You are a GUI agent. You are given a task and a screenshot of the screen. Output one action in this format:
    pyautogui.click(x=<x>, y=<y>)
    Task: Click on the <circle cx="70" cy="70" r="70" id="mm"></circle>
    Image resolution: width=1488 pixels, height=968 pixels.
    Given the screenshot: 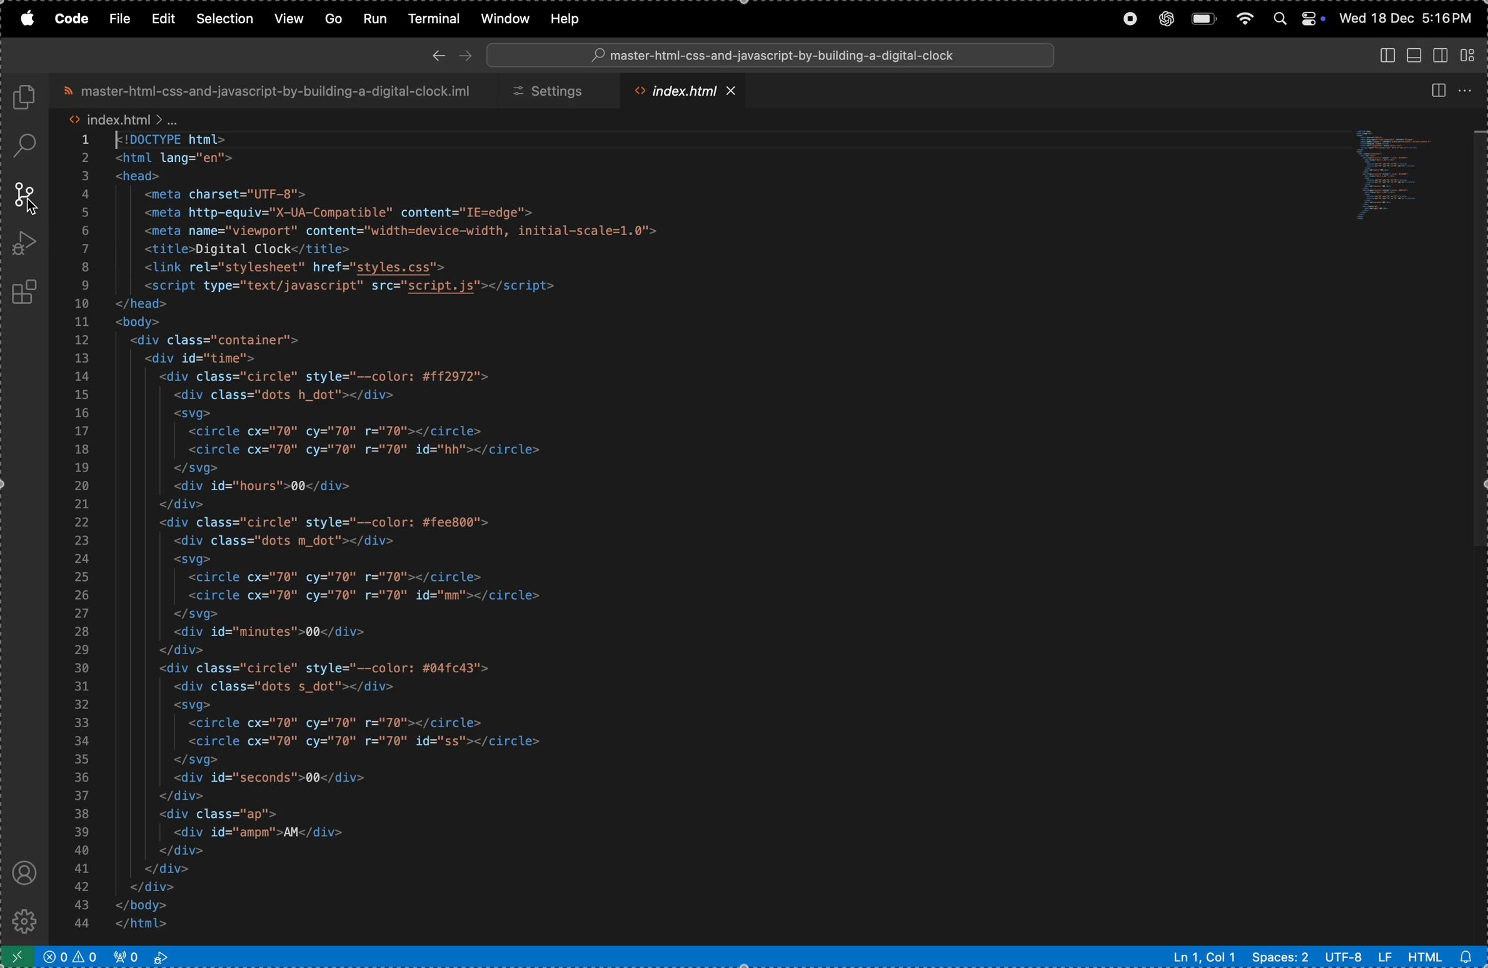 What is the action you would take?
    pyautogui.click(x=364, y=596)
    